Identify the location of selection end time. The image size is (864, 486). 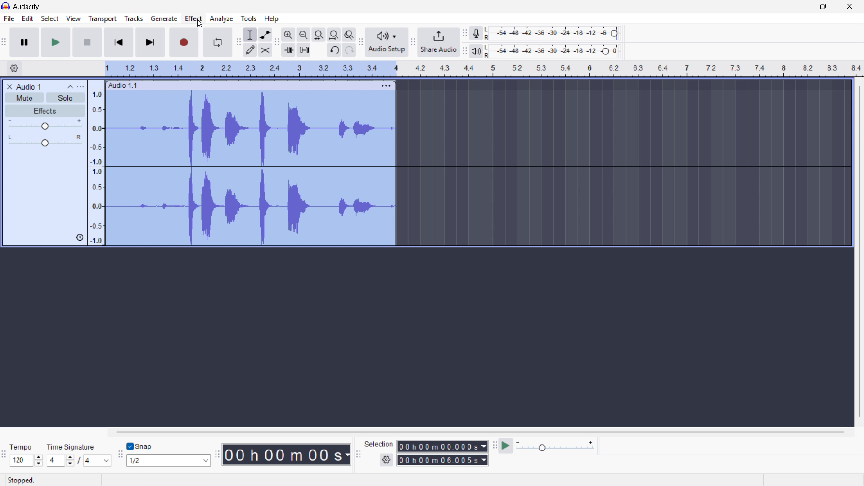
(442, 460).